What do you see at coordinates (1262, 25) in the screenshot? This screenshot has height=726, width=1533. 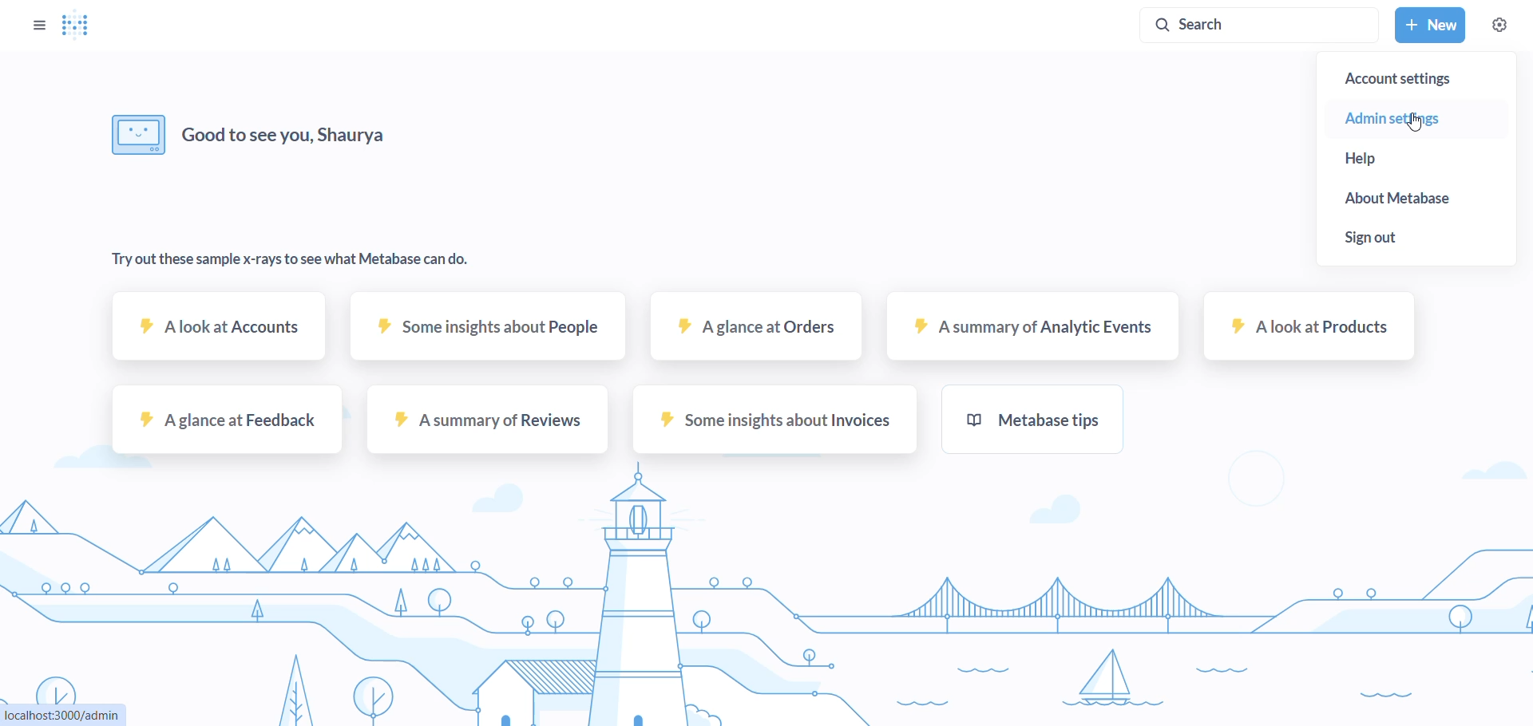 I see `search button` at bounding box center [1262, 25].